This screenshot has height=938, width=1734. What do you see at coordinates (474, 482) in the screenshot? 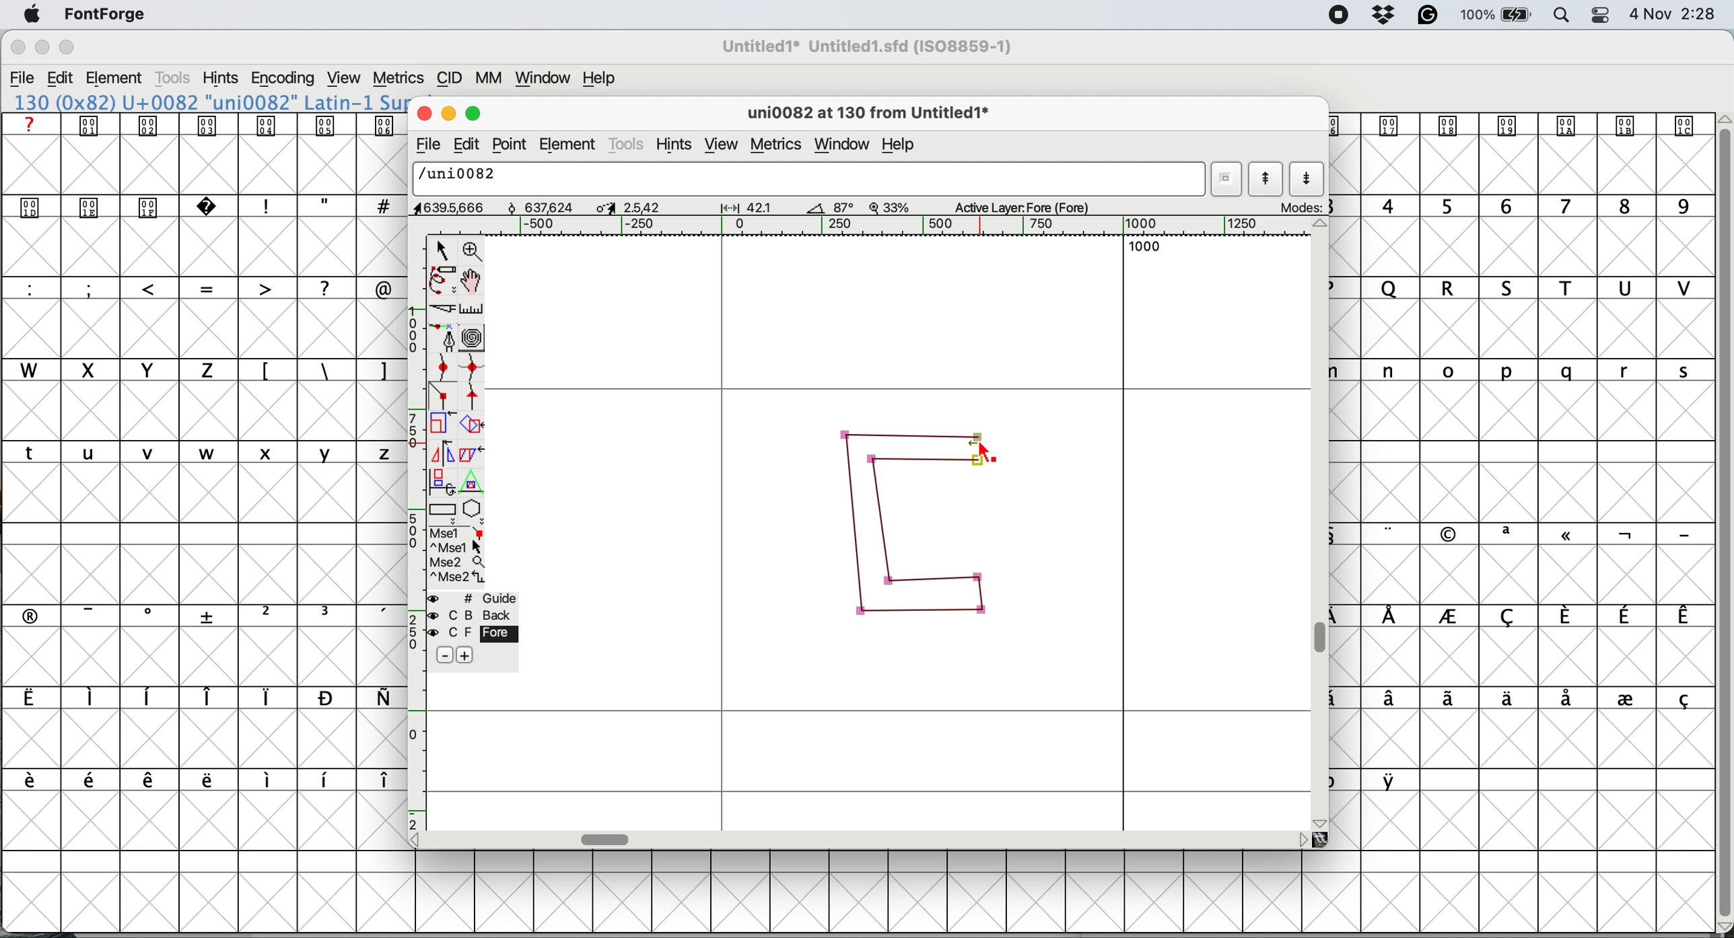
I see `perform a perspective transformation on screen` at bounding box center [474, 482].